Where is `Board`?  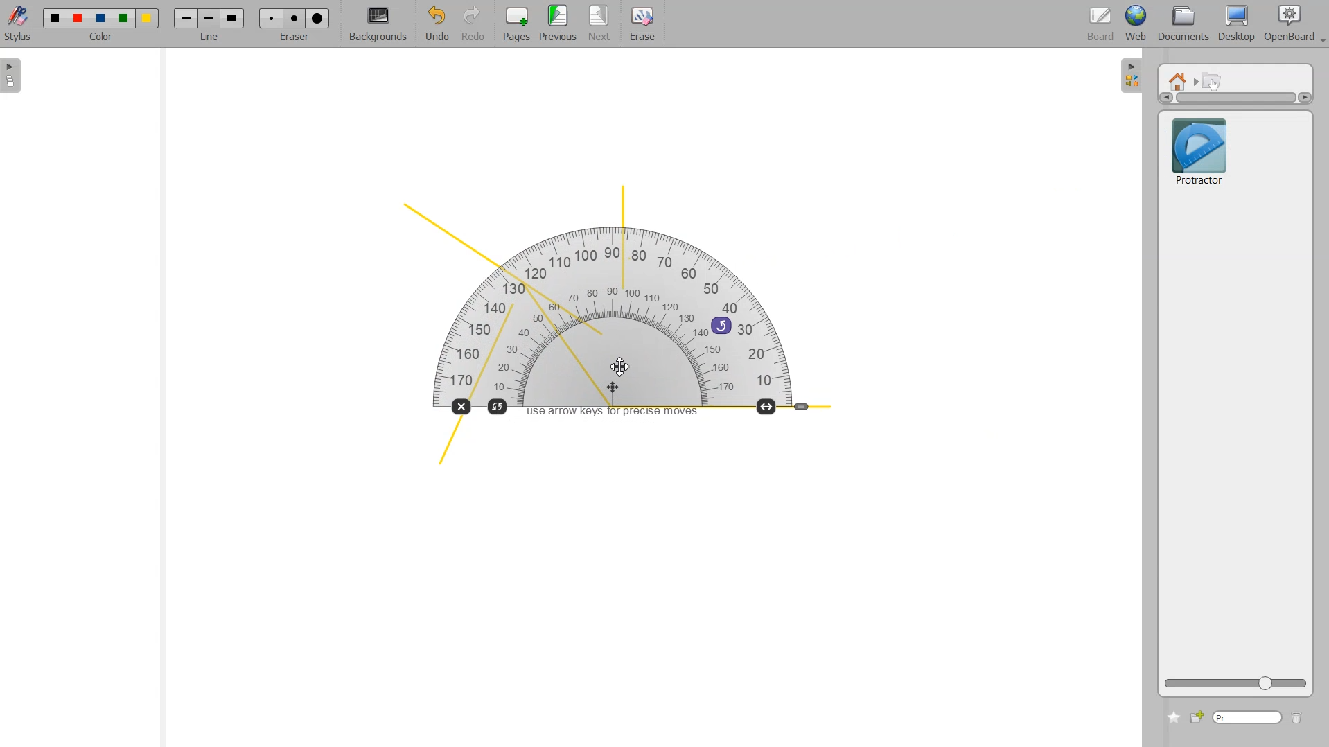
Board is located at coordinates (1101, 25).